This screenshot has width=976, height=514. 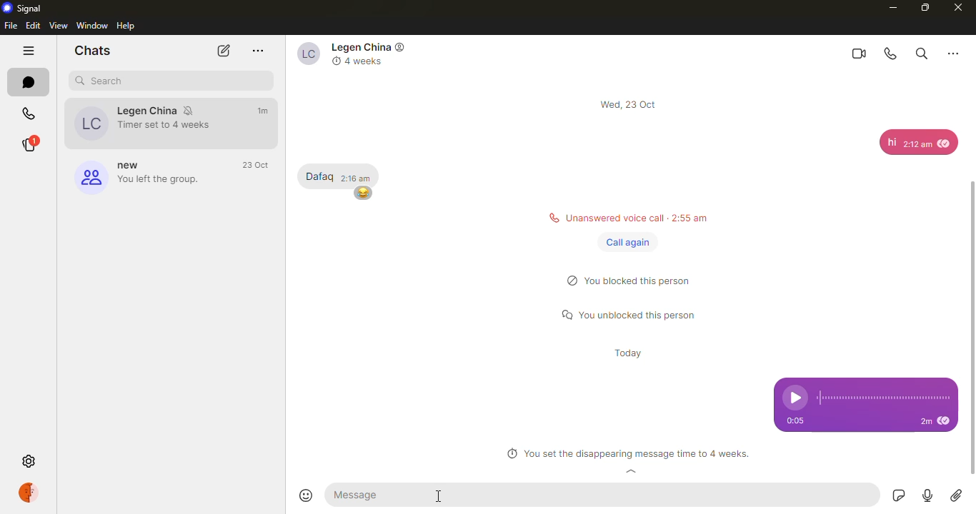 What do you see at coordinates (24, 8) in the screenshot?
I see `signal` at bounding box center [24, 8].